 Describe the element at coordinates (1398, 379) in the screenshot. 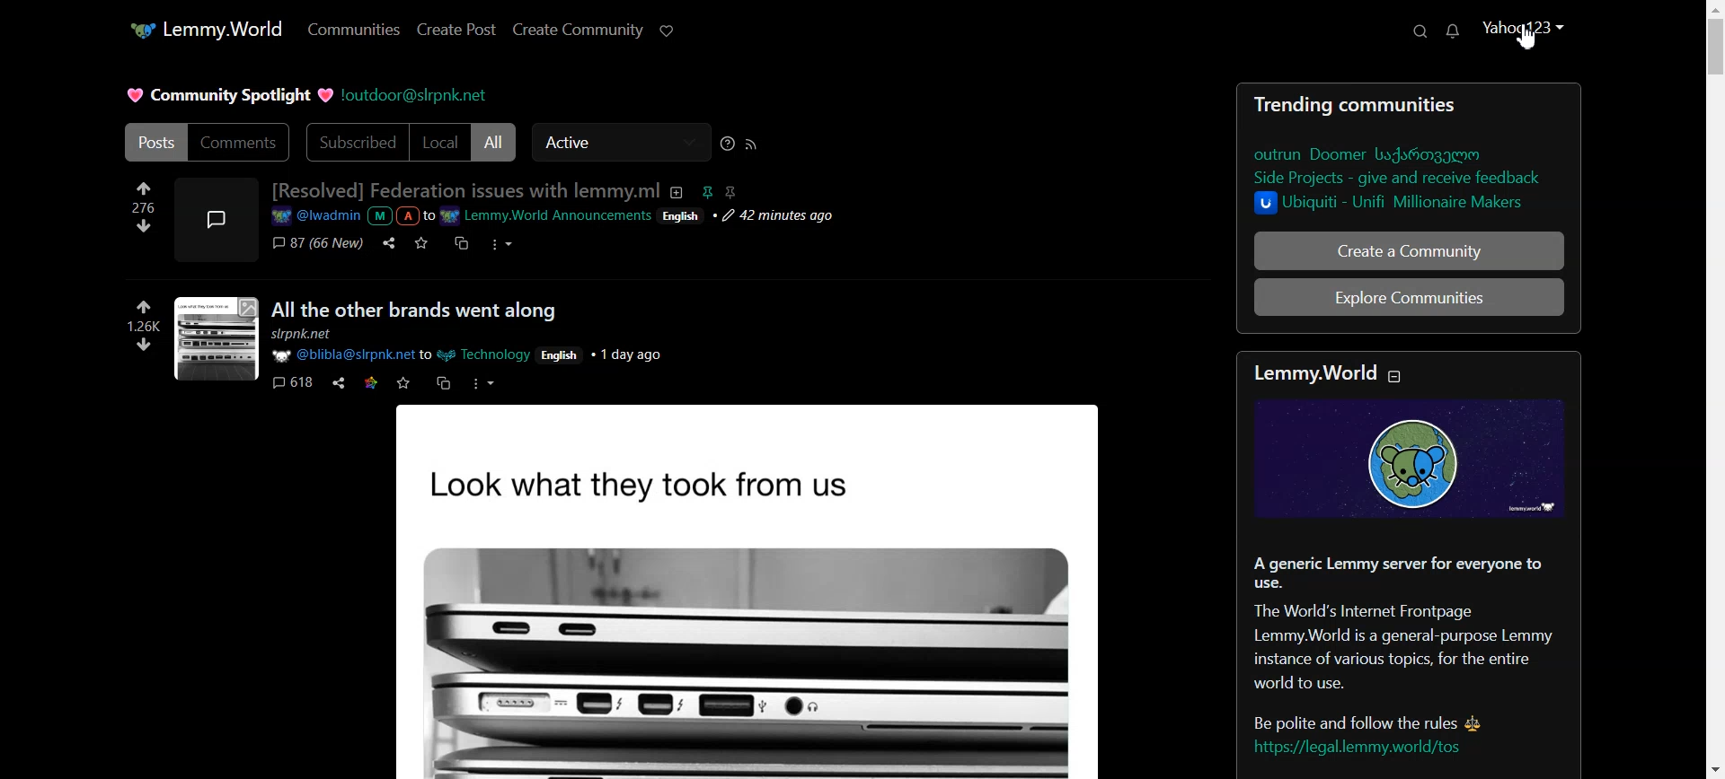

I see `Collapse` at that location.